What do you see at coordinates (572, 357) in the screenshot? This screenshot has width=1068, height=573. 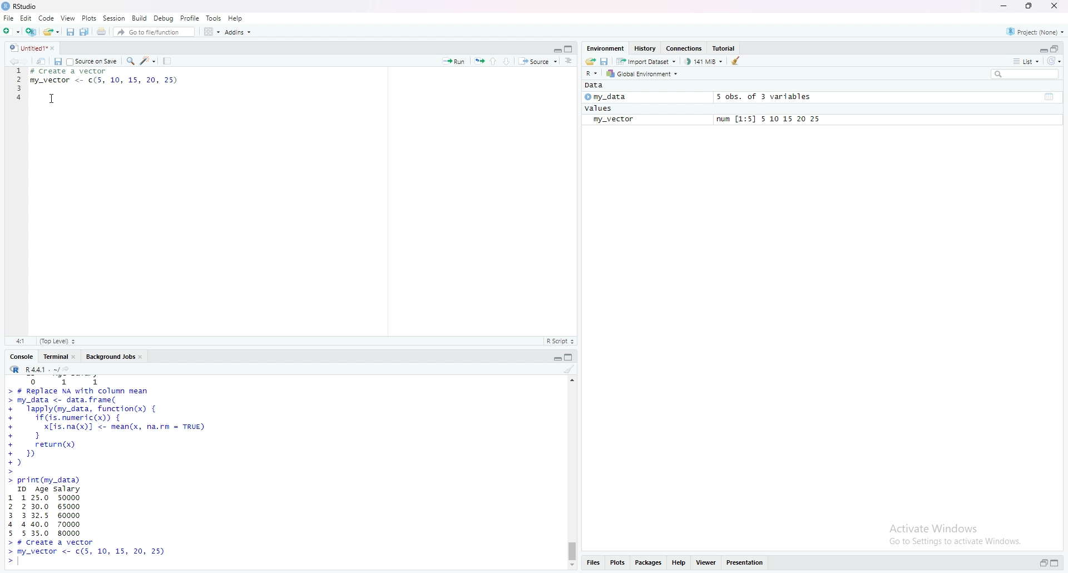 I see `collapse` at bounding box center [572, 357].